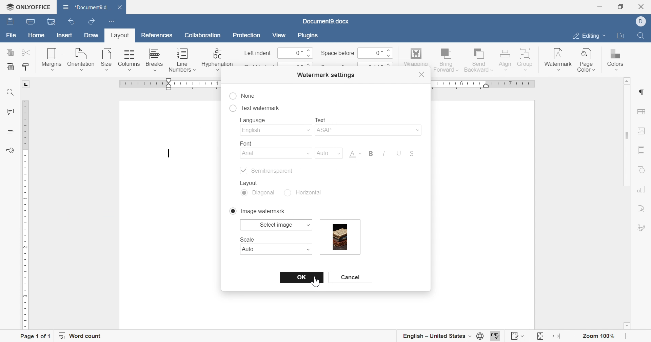  Describe the element at coordinates (643, 228) in the screenshot. I see `signature settings` at that location.